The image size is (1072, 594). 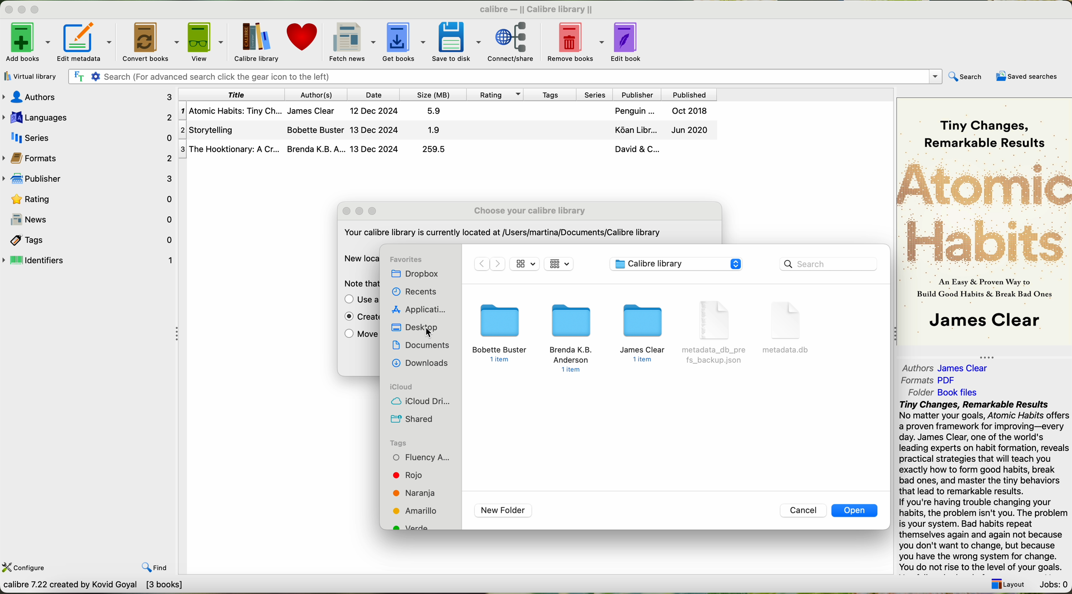 I want to click on Note that putting the calibre library on a Networked drive is not safe., so click(x=358, y=284).